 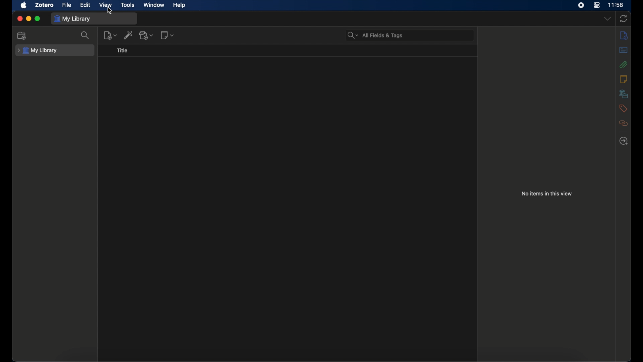 What do you see at coordinates (376, 35) in the screenshot?
I see `all fields & tags` at bounding box center [376, 35].